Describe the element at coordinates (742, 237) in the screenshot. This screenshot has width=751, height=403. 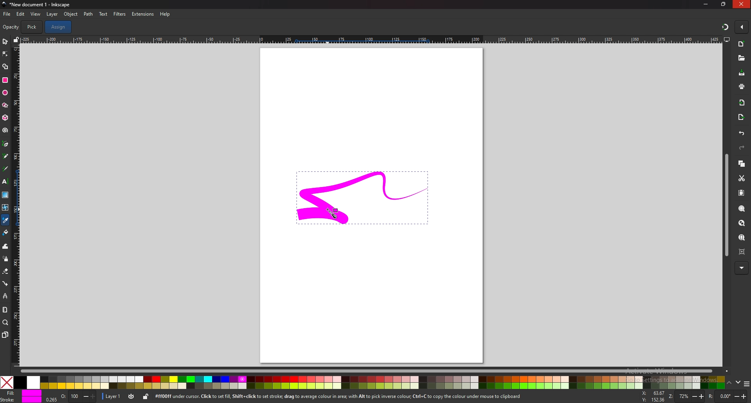
I see `zoom page` at that location.